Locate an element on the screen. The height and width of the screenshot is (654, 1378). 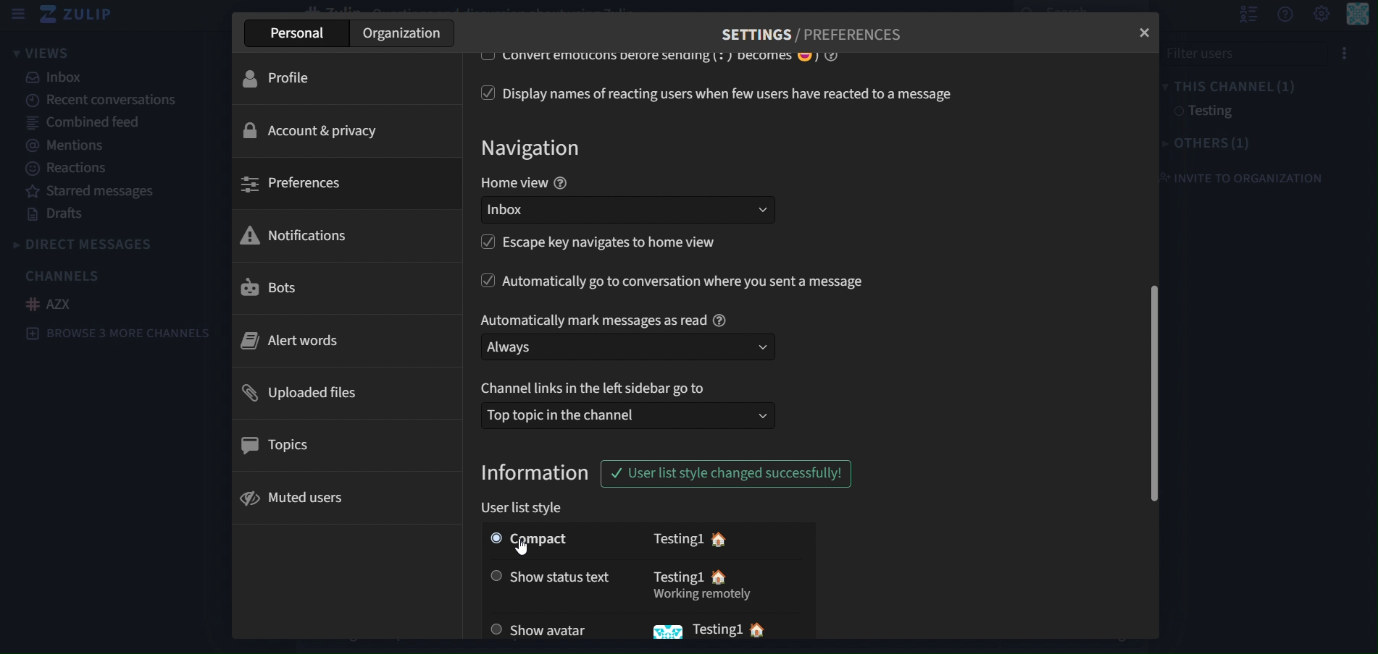
topics is located at coordinates (285, 441).